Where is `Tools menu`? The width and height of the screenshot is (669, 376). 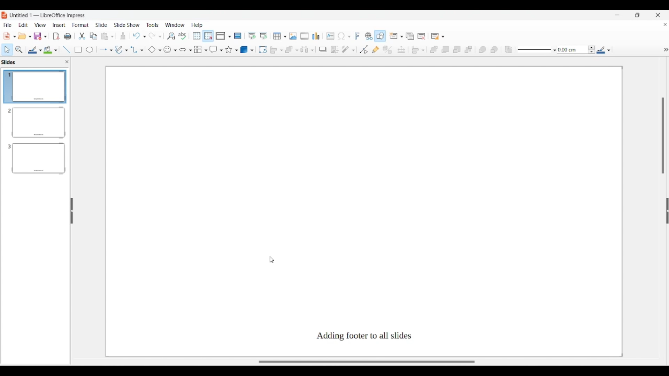 Tools menu is located at coordinates (153, 25).